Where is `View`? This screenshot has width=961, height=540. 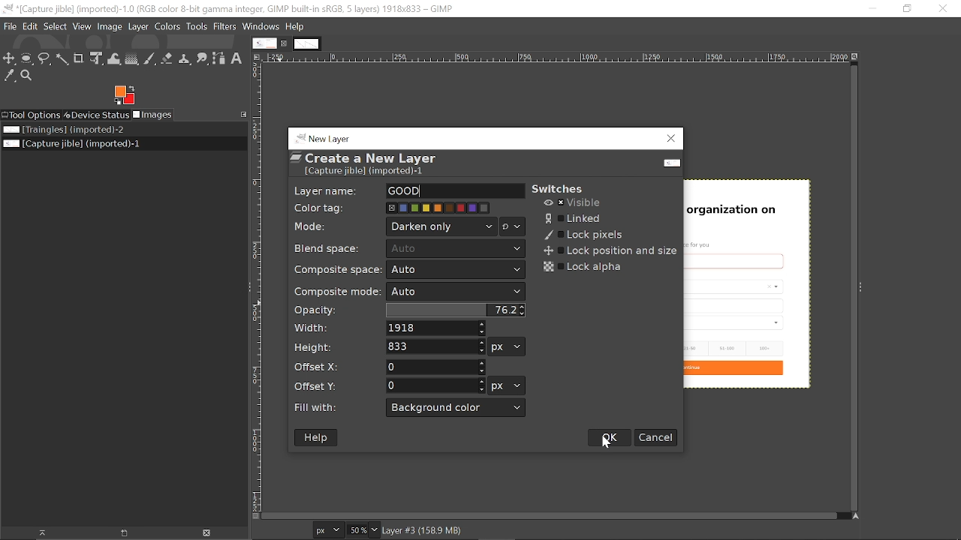
View is located at coordinates (82, 26).